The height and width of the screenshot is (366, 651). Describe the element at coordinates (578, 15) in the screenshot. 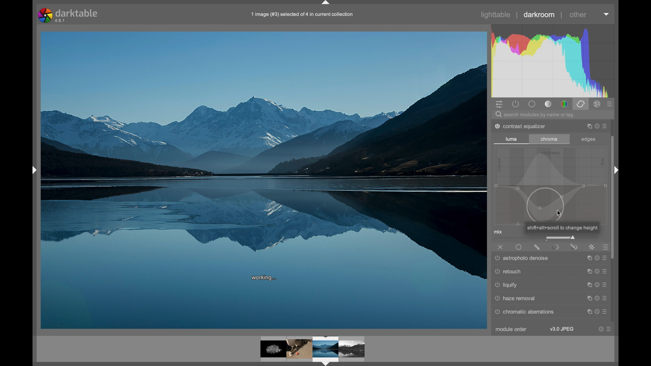

I see `other` at that location.